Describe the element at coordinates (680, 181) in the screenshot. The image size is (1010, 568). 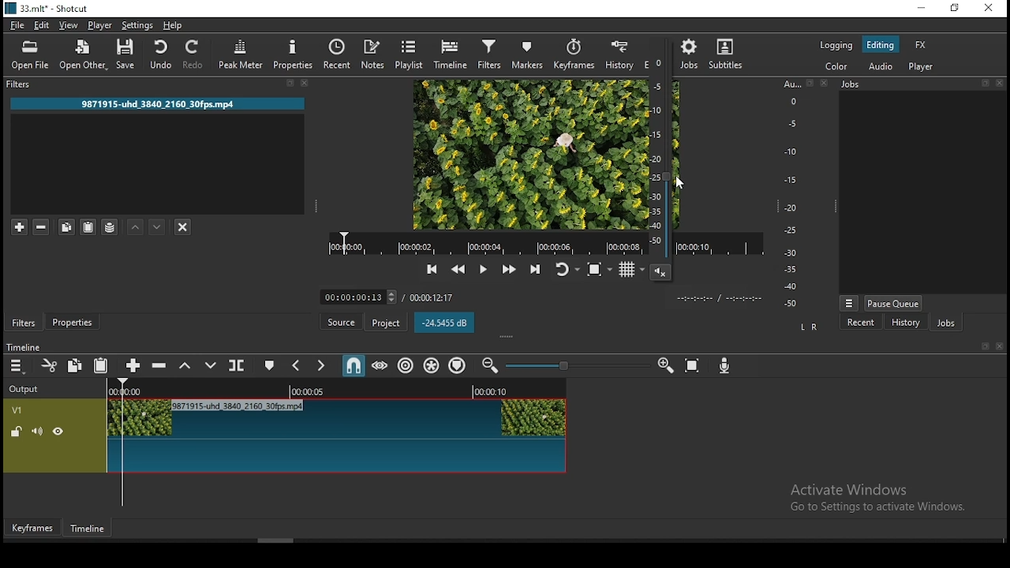
I see `DRAG_TO Cursor Position` at that location.